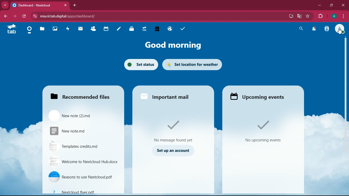  I want to click on desktop, so click(290, 16).